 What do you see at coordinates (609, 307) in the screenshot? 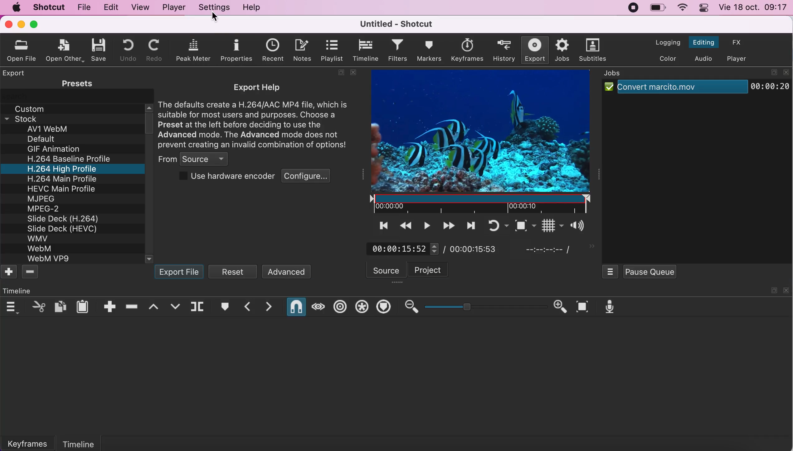
I see `record audio` at bounding box center [609, 307].